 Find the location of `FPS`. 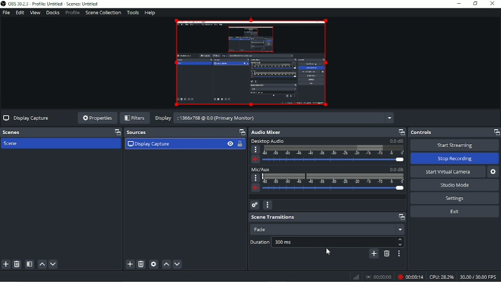

FPS is located at coordinates (479, 277).